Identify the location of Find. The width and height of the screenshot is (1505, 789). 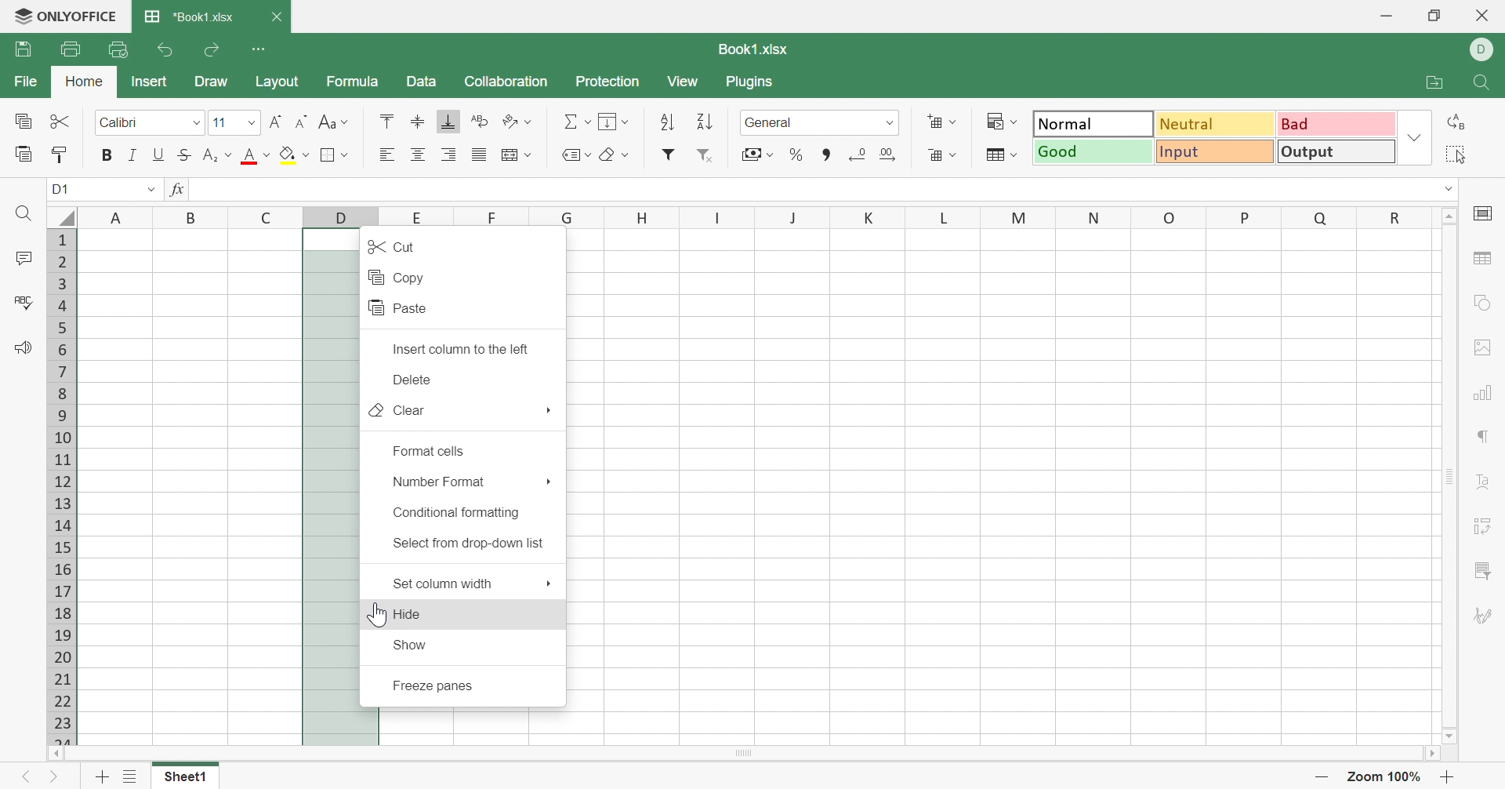
(22, 215).